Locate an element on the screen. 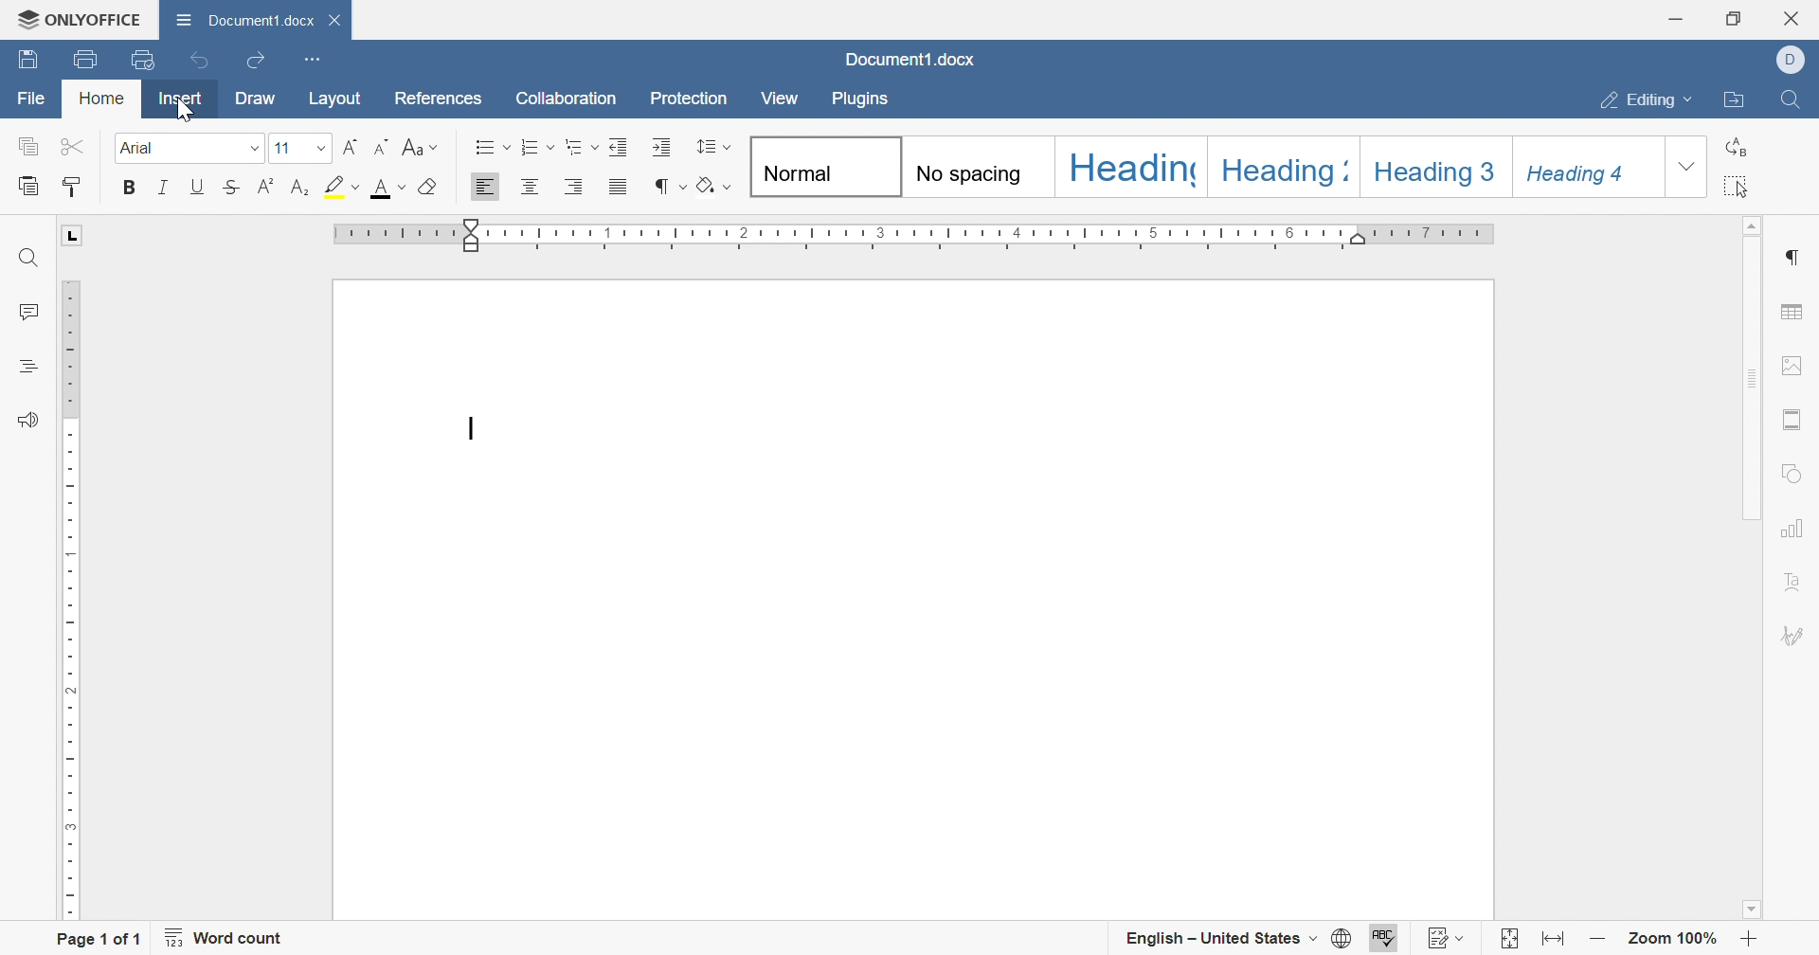  Minimize is located at coordinates (1676, 20).